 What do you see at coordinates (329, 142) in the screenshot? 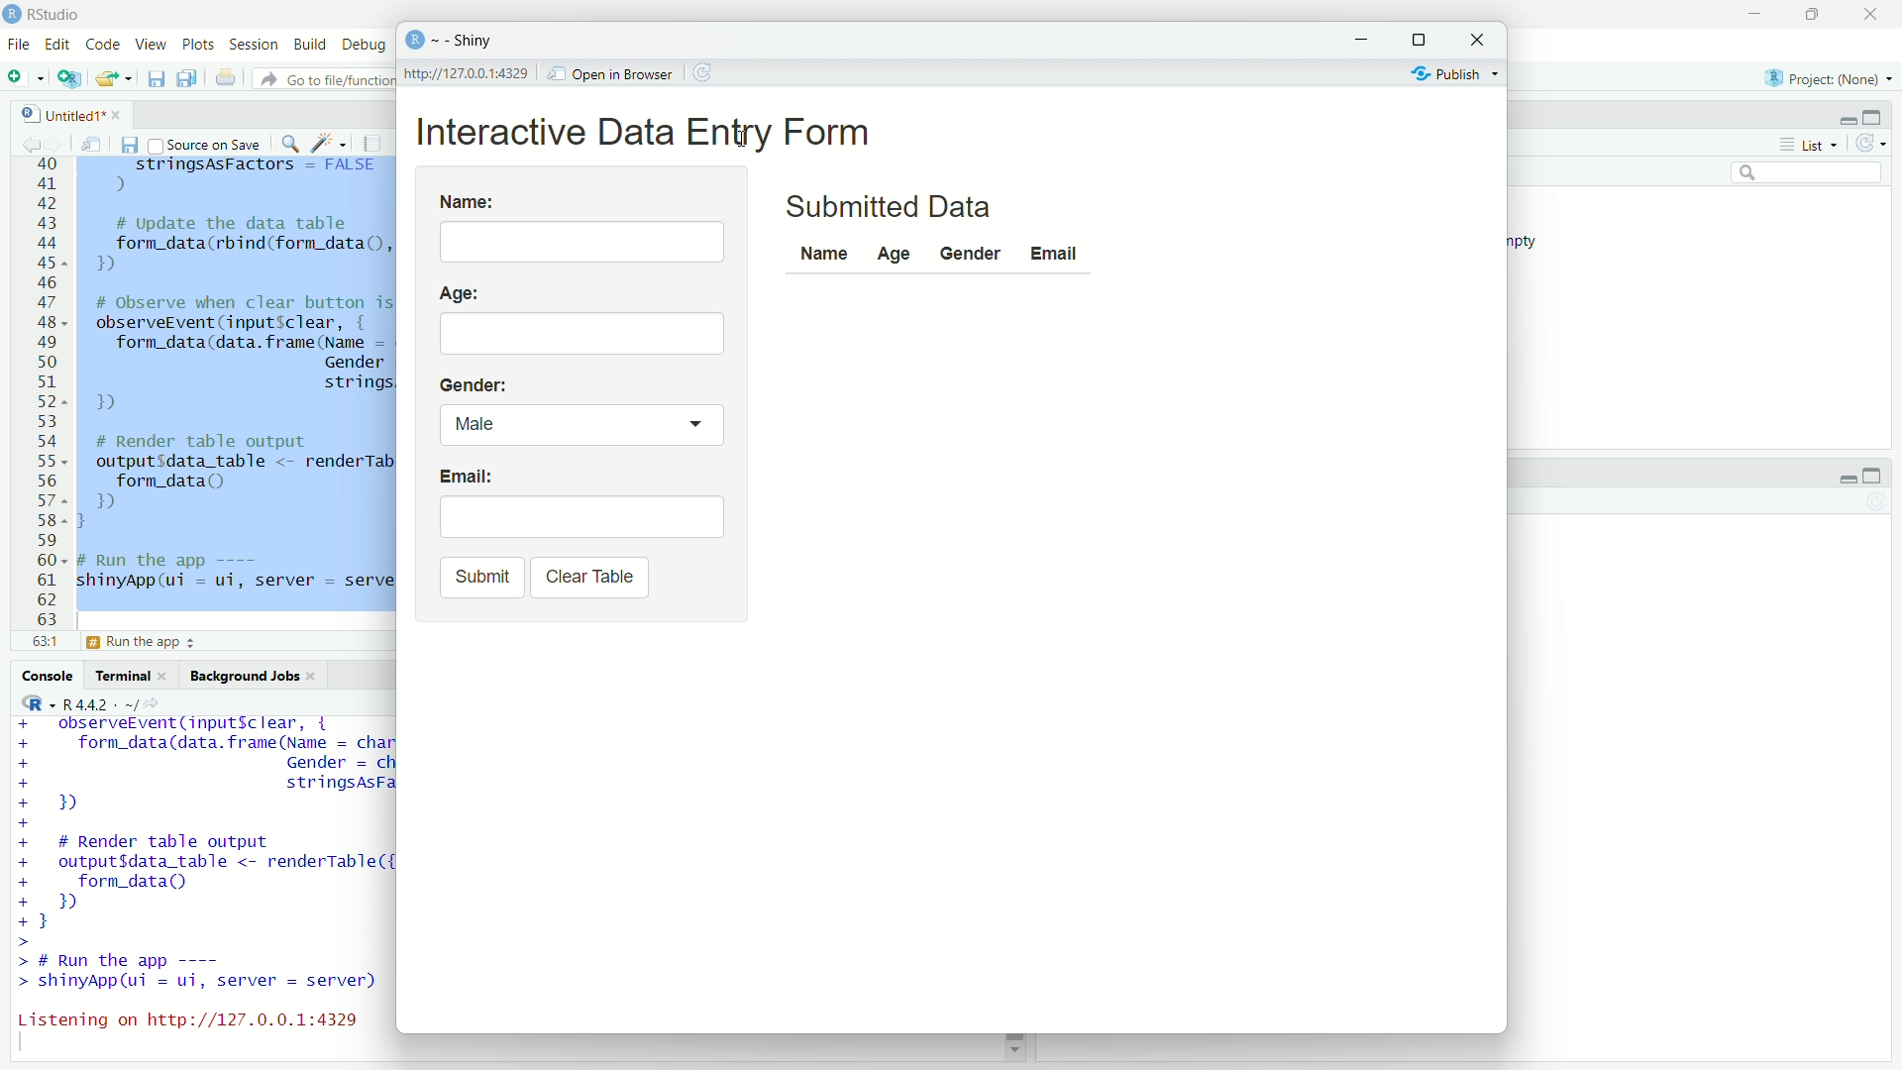
I see `code tools` at bounding box center [329, 142].